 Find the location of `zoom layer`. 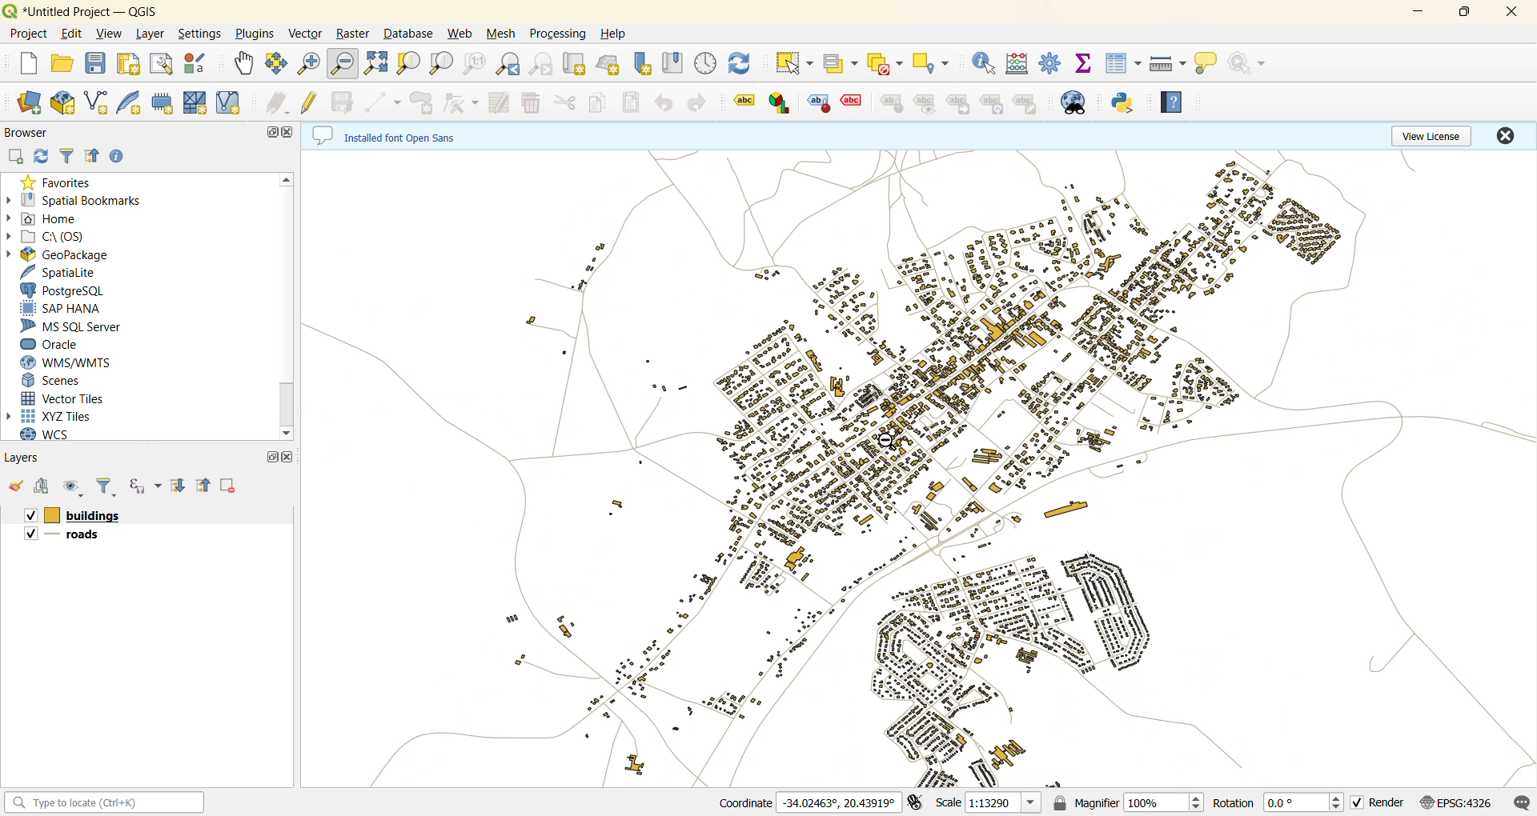

zoom layer is located at coordinates (442, 65).